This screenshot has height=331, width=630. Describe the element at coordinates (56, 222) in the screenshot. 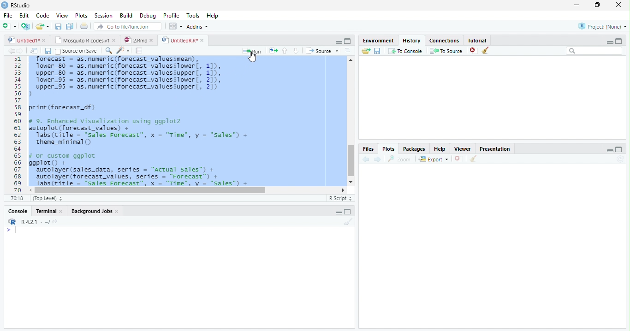

I see `View current directory` at that location.